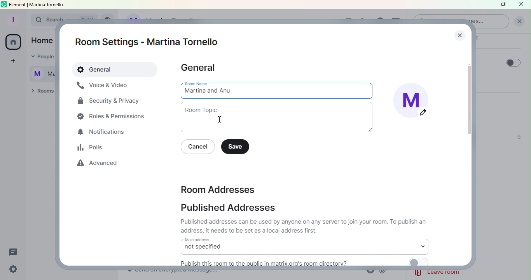 The width and height of the screenshot is (531, 280). I want to click on Room addresses, so click(218, 189).